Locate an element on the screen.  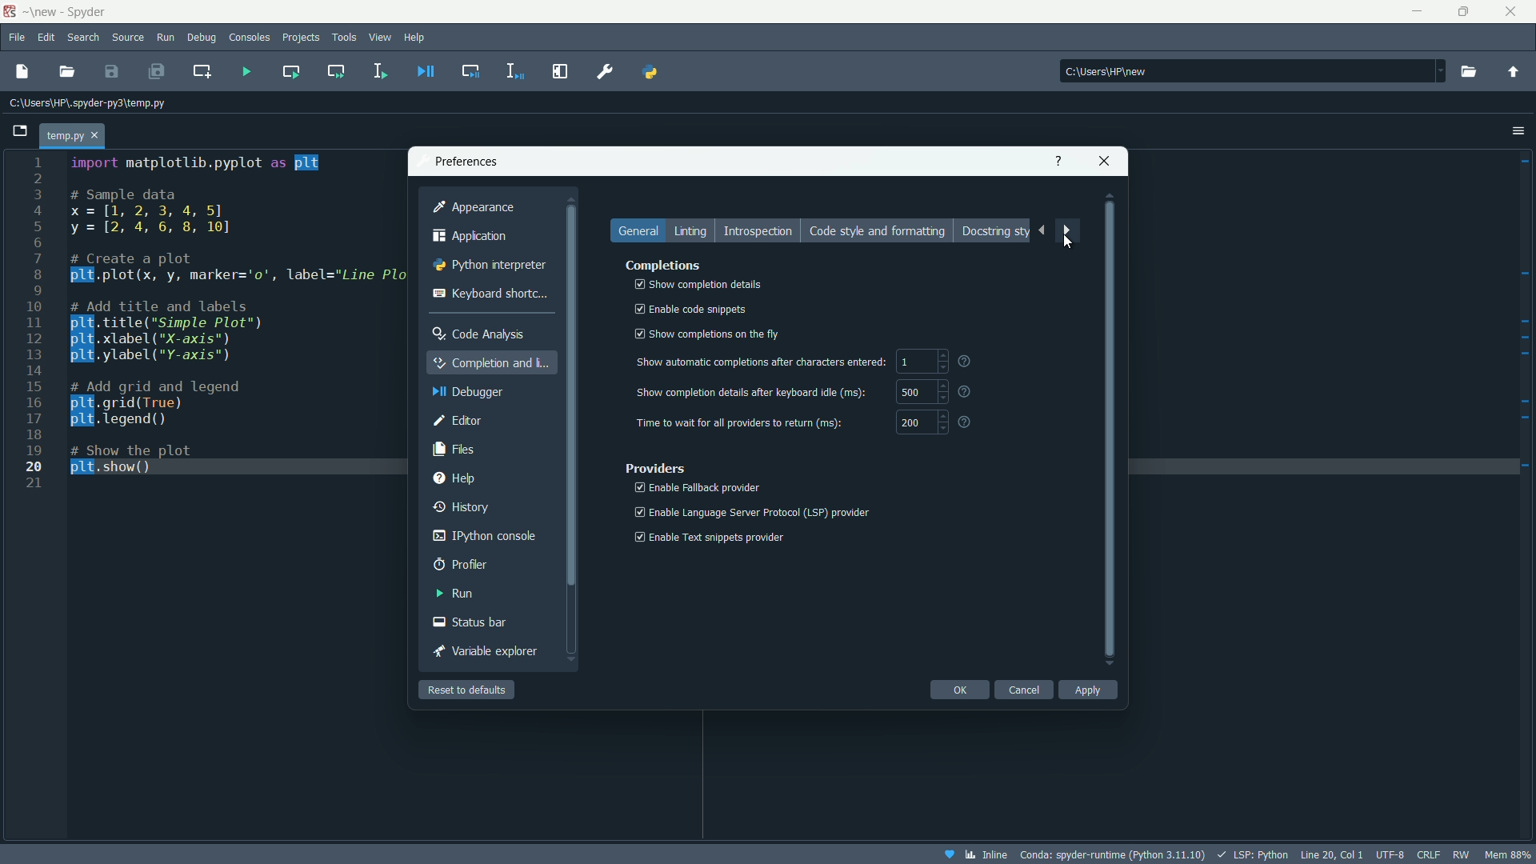
general is located at coordinates (641, 230).